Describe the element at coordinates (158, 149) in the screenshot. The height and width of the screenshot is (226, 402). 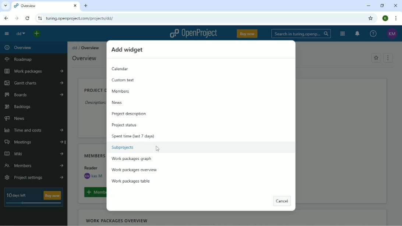
I see `Cursor` at that location.